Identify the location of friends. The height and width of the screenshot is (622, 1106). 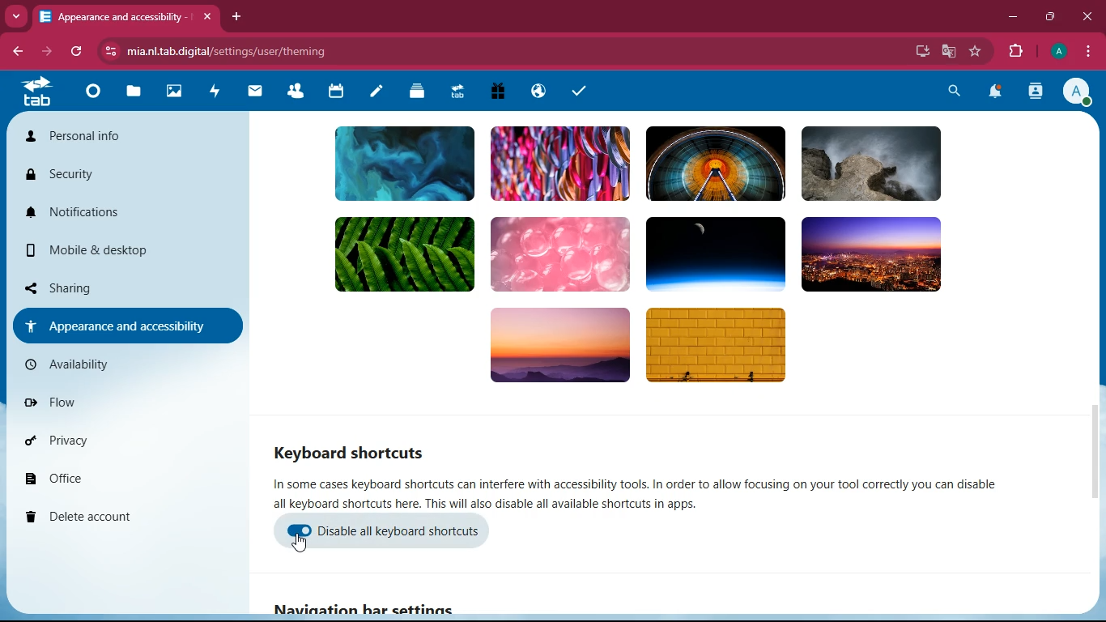
(294, 94).